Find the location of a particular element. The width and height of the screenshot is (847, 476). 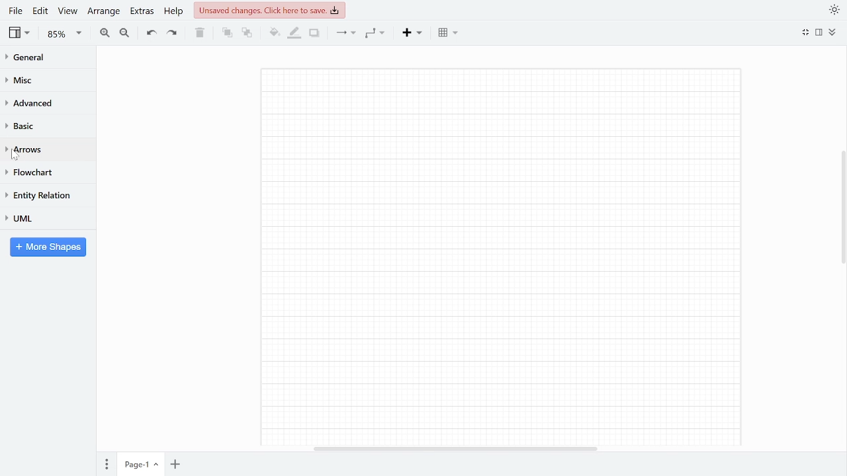

View is located at coordinates (67, 13).